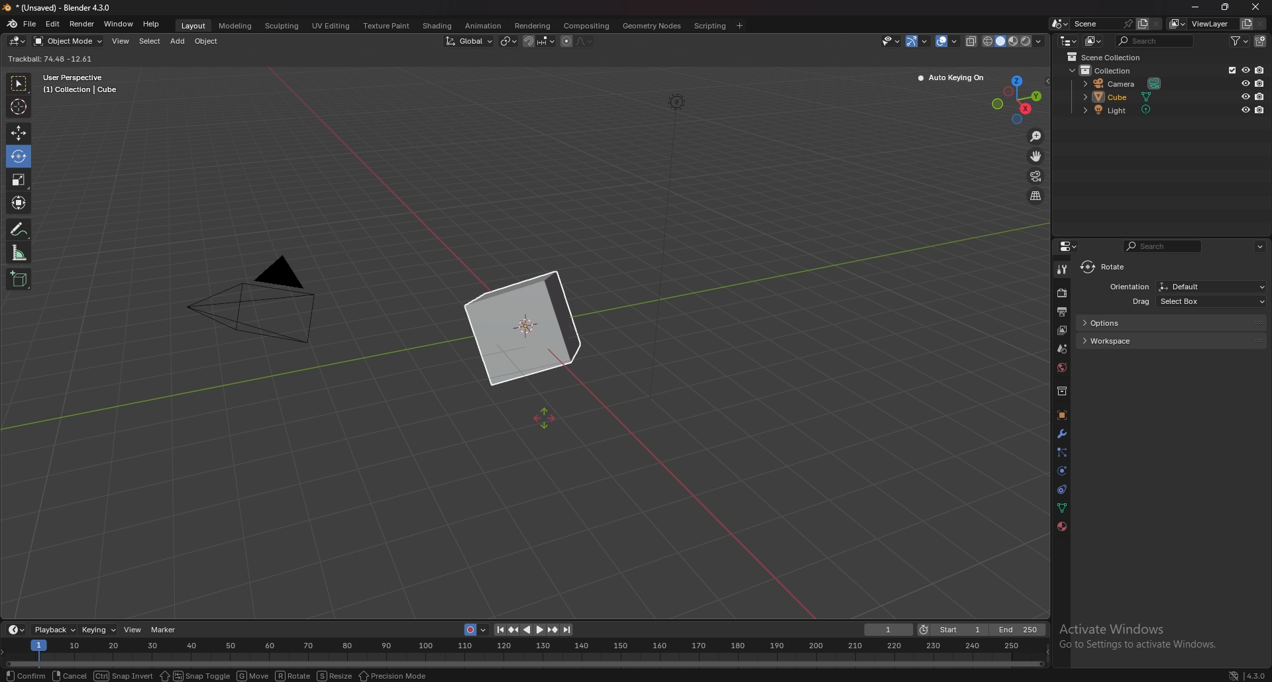 Image resolution: width=1272 pixels, height=682 pixels. I want to click on file, so click(30, 24).